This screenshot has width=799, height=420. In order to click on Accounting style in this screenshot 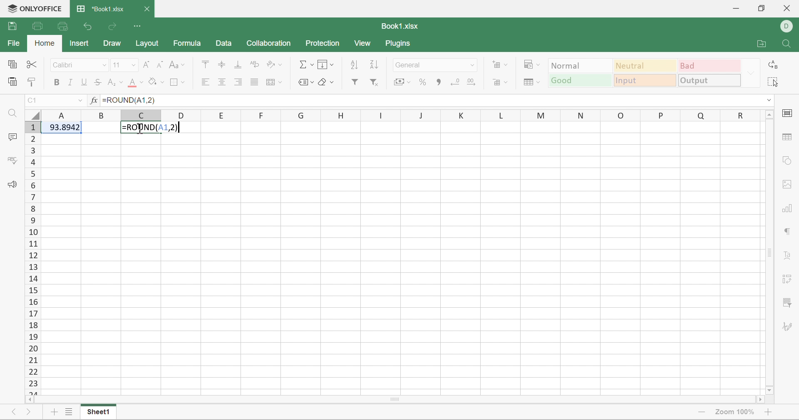, I will do `click(402, 82)`.